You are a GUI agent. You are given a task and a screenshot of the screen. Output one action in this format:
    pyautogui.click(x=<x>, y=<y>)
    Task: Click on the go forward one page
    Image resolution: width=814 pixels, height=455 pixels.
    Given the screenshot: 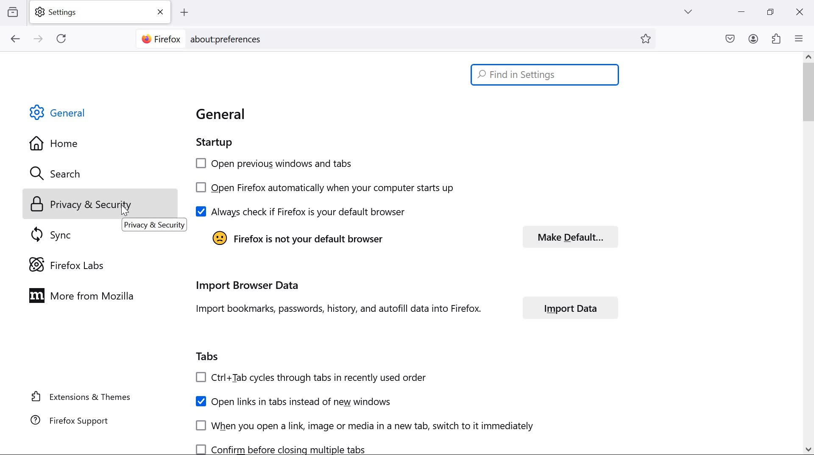 What is the action you would take?
    pyautogui.click(x=39, y=39)
    